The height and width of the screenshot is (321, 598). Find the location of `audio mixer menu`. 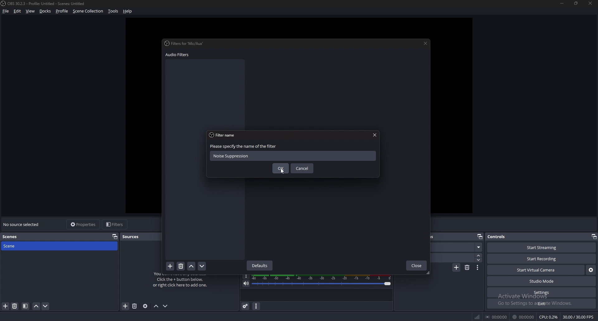

audio mixer menu is located at coordinates (256, 307).